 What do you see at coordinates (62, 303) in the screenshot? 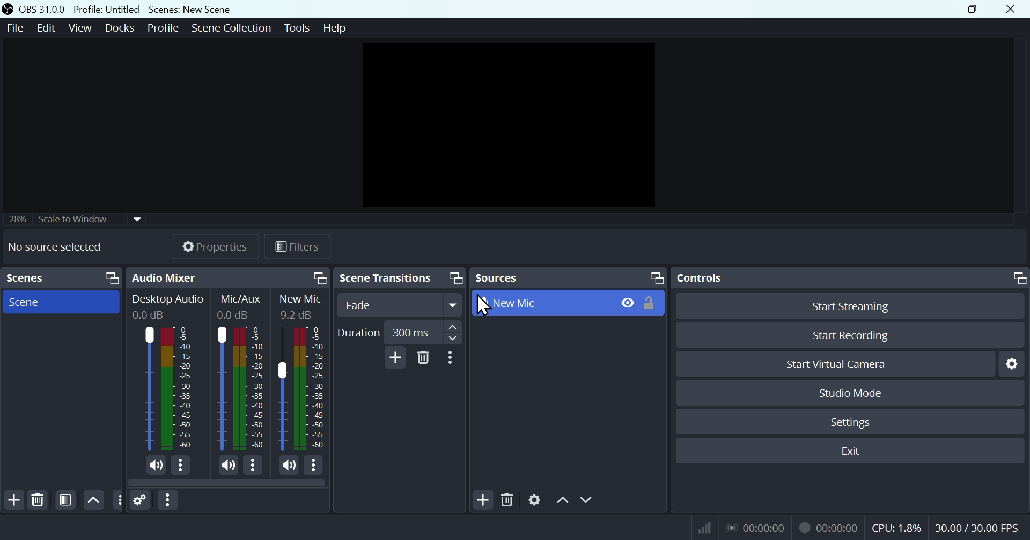
I see `Scene` at bounding box center [62, 303].